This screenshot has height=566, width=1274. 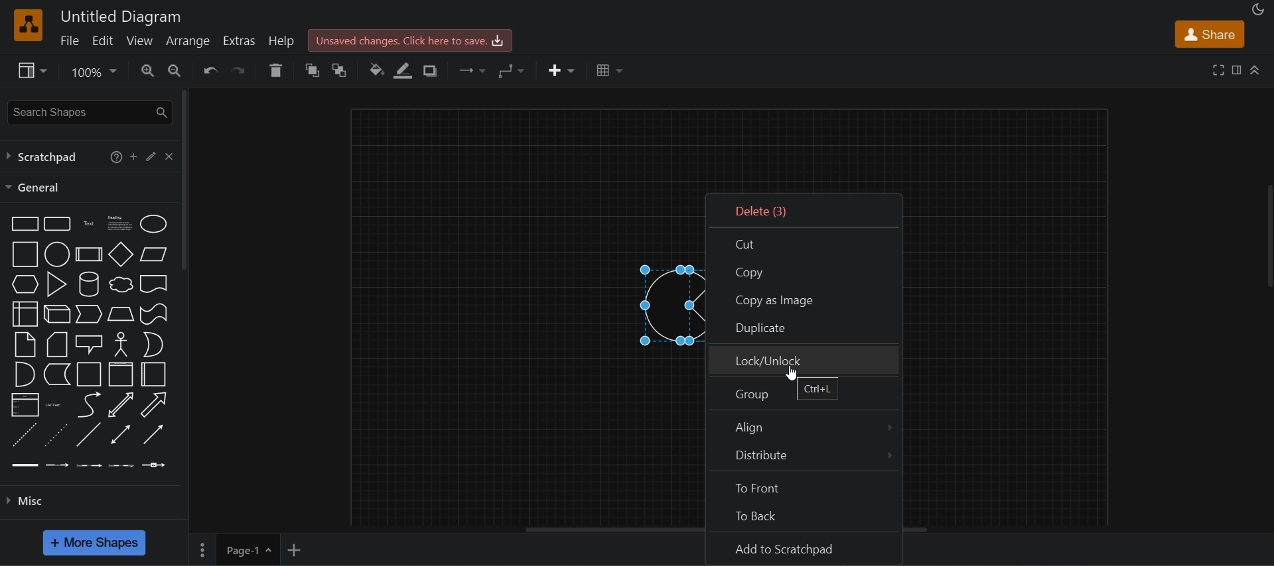 I want to click on or, so click(x=153, y=345).